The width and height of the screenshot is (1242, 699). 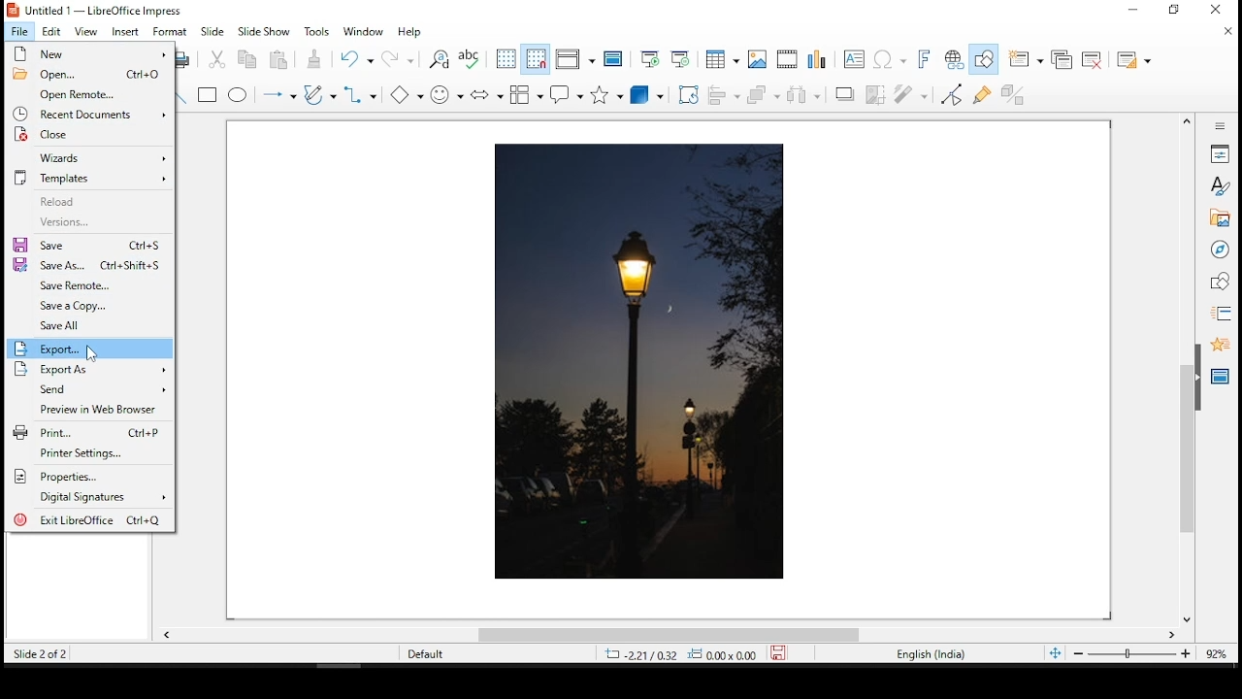 What do you see at coordinates (265, 30) in the screenshot?
I see `slide show` at bounding box center [265, 30].